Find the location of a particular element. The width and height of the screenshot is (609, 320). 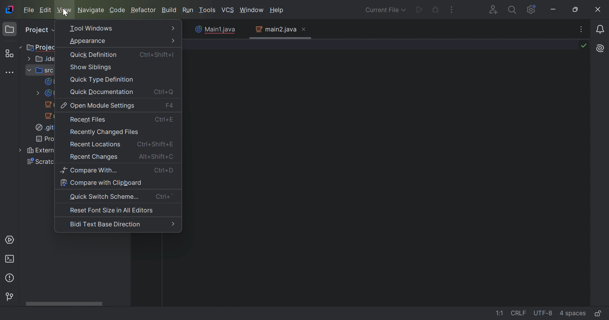

Alt=Shift+C is located at coordinates (156, 156).